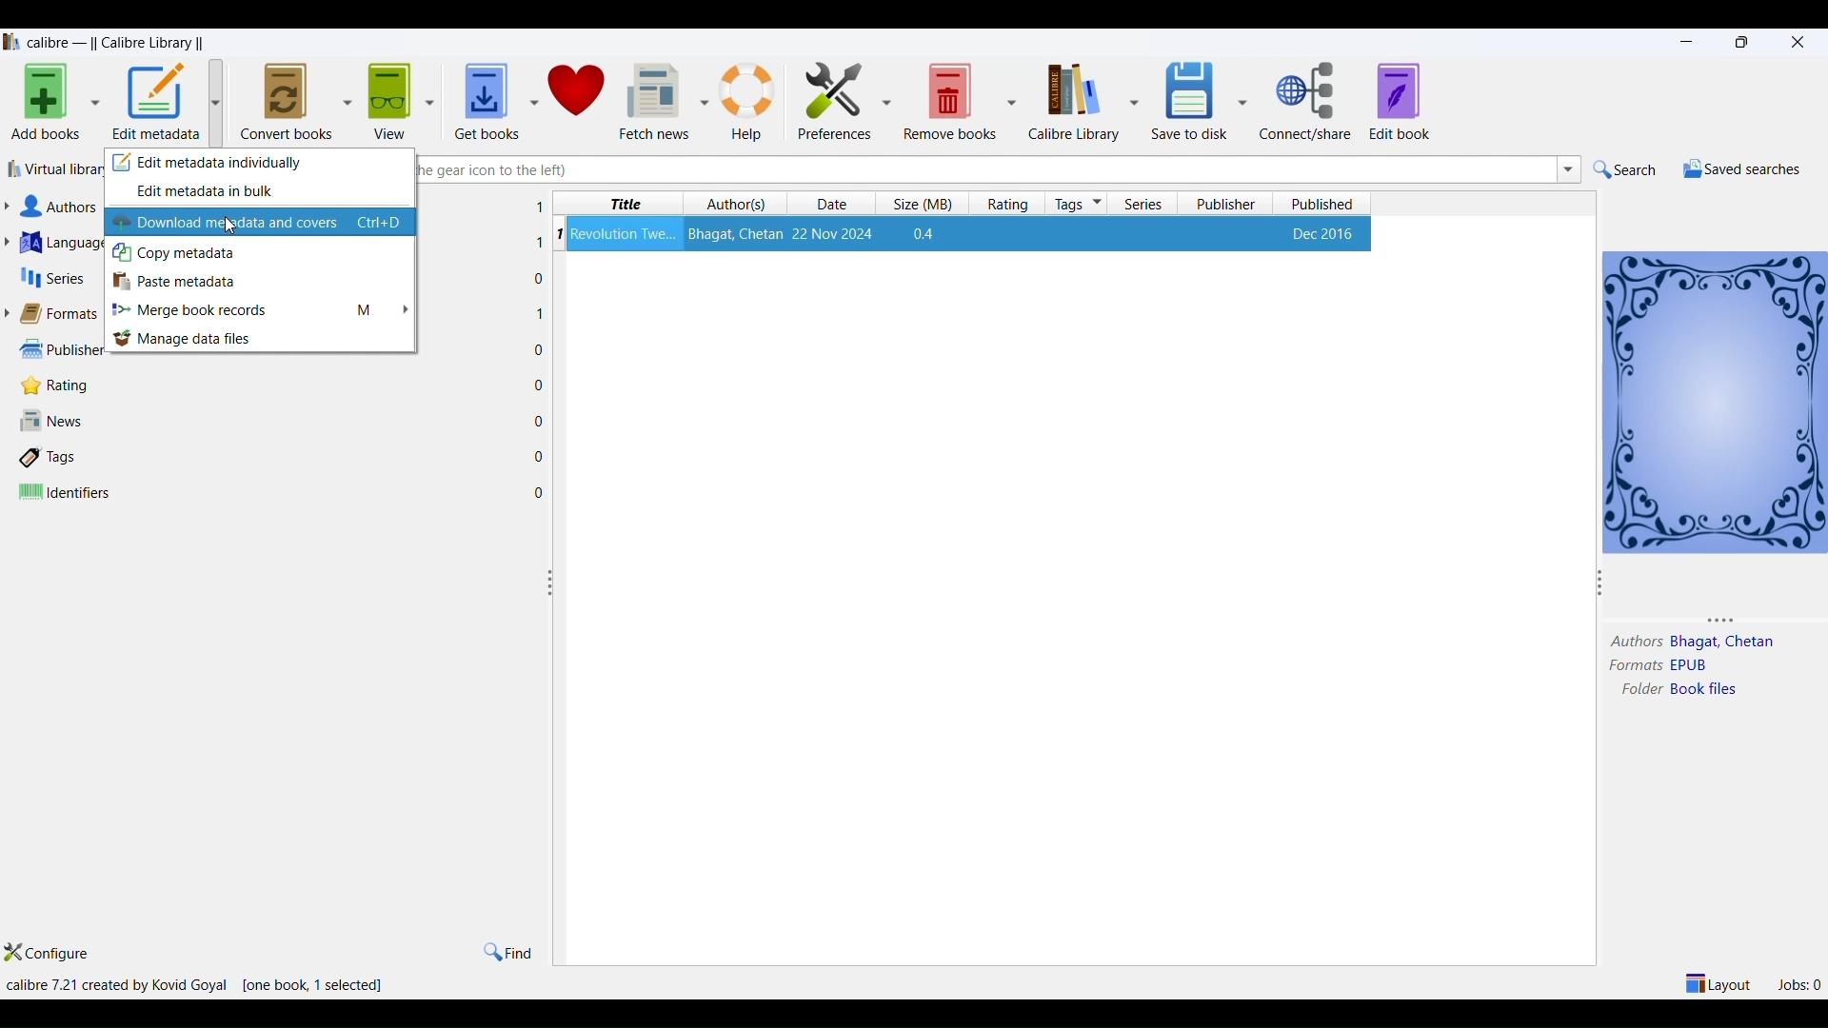 This screenshot has height=1028, width=1828. What do you see at coordinates (98, 102) in the screenshot?
I see `add books option metadata` at bounding box center [98, 102].